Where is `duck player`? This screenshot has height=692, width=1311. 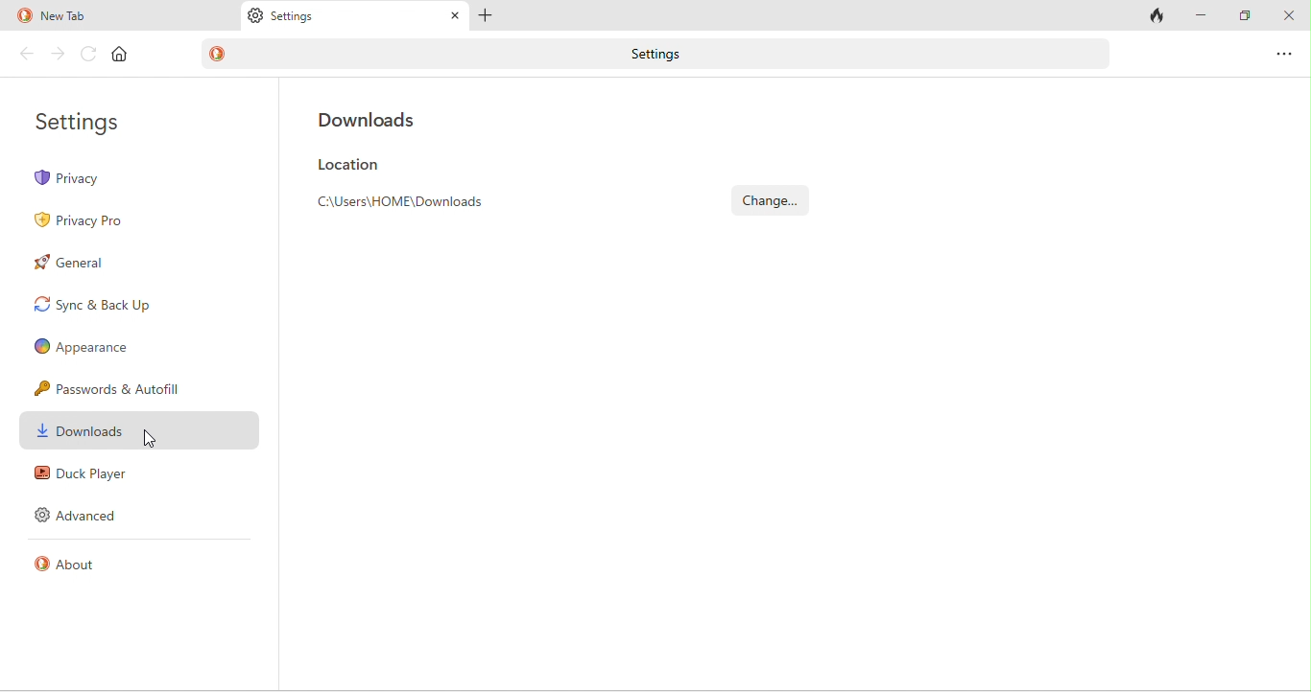
duck player is located at coordinates (82, 475).